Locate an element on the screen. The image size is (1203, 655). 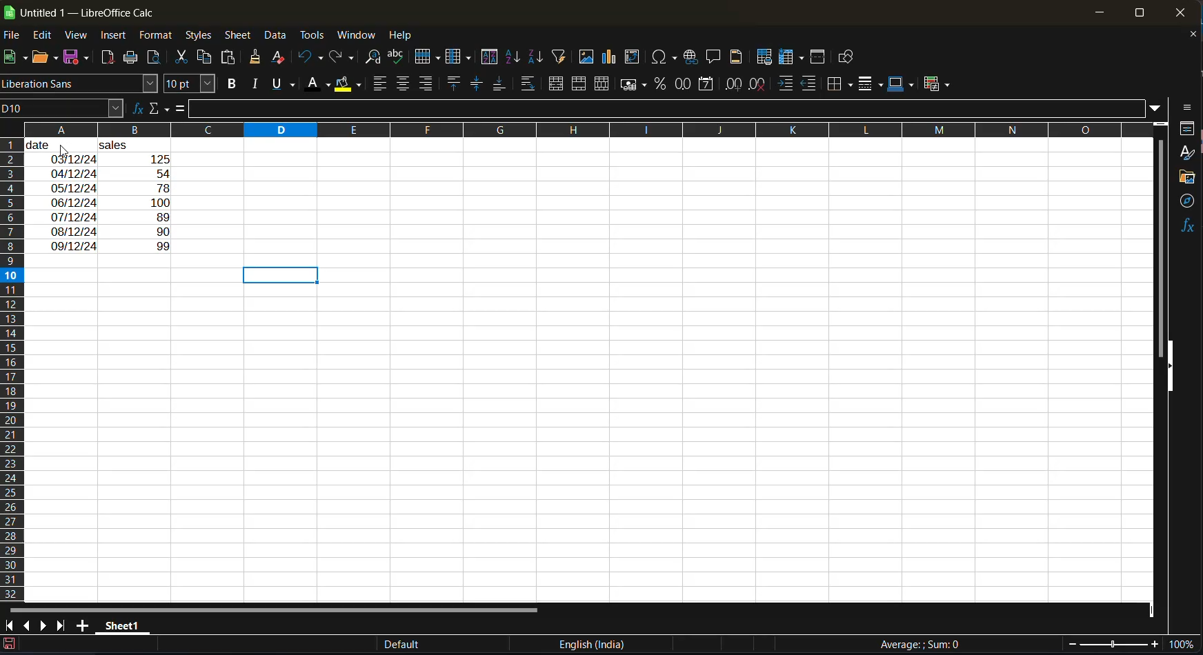
close is located at coordinates (1180, 12).